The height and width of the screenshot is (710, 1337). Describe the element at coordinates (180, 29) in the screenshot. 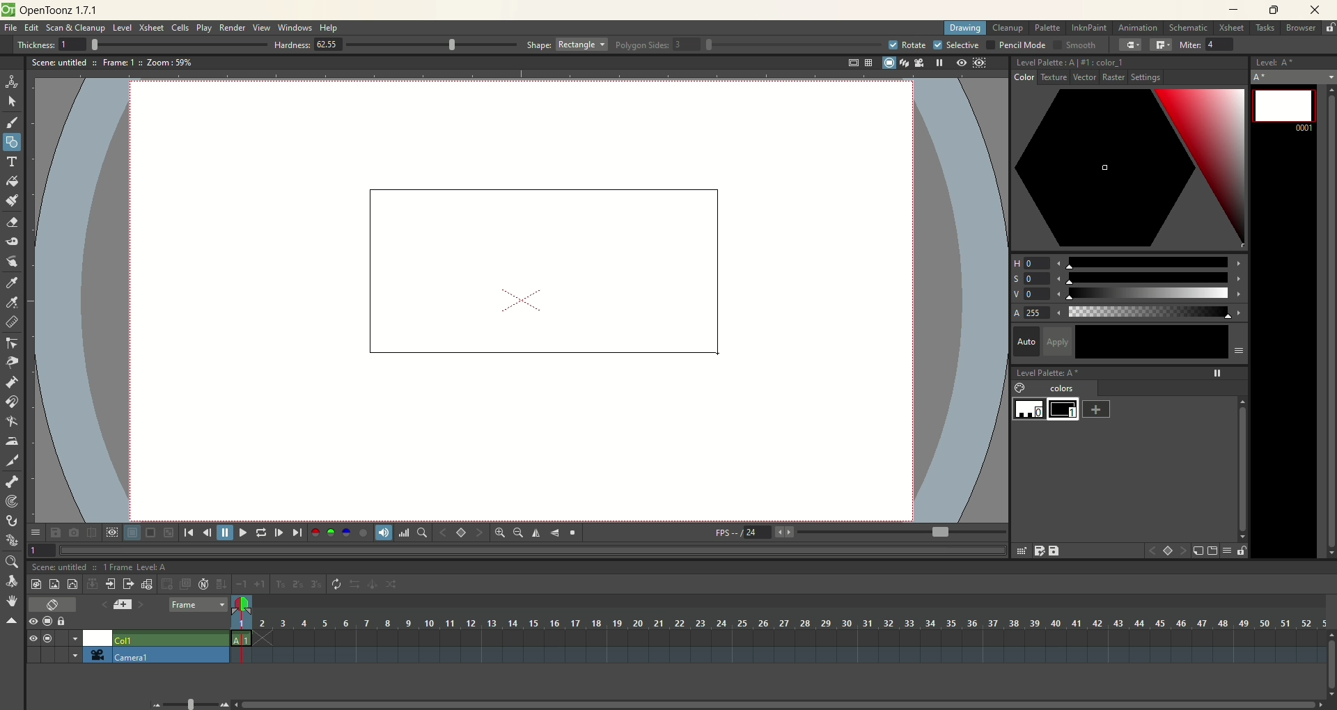

I see `cells` at that location.